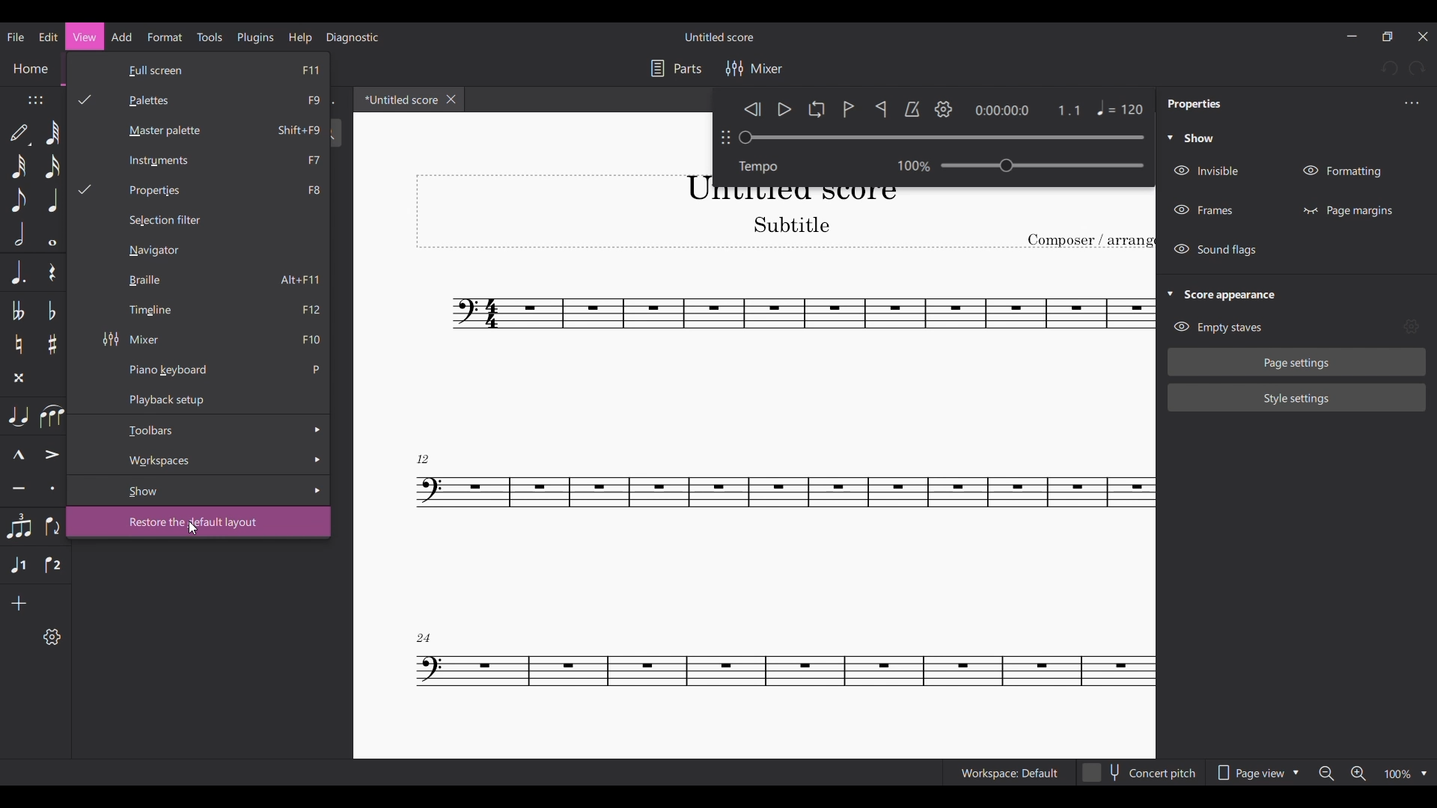  What do you see at coordinates (788, 224) in the screenshot?
I see `Subtitle` at bounding box center [788, 224].